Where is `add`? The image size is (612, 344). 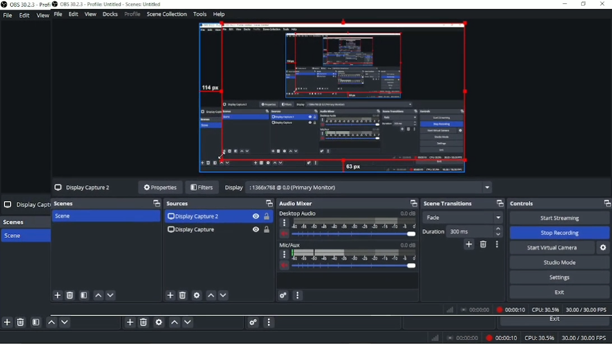
add is located at coordinates (57, 296).